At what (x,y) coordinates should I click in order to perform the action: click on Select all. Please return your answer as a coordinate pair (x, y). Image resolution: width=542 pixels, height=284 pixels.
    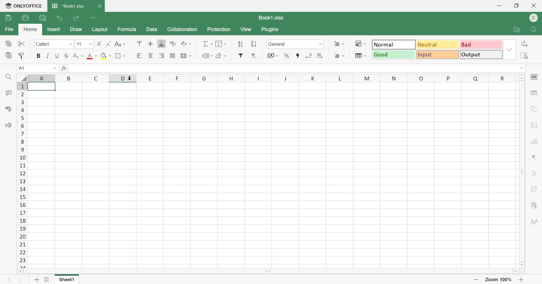
    Looking at the image, I should click on (524, 55).